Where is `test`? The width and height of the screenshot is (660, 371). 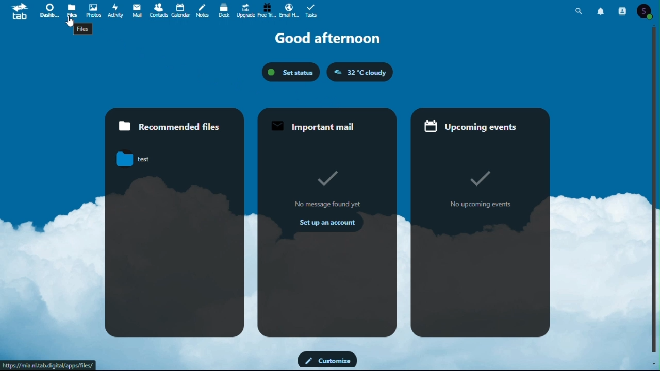
test is located at coordinates (138, 159).